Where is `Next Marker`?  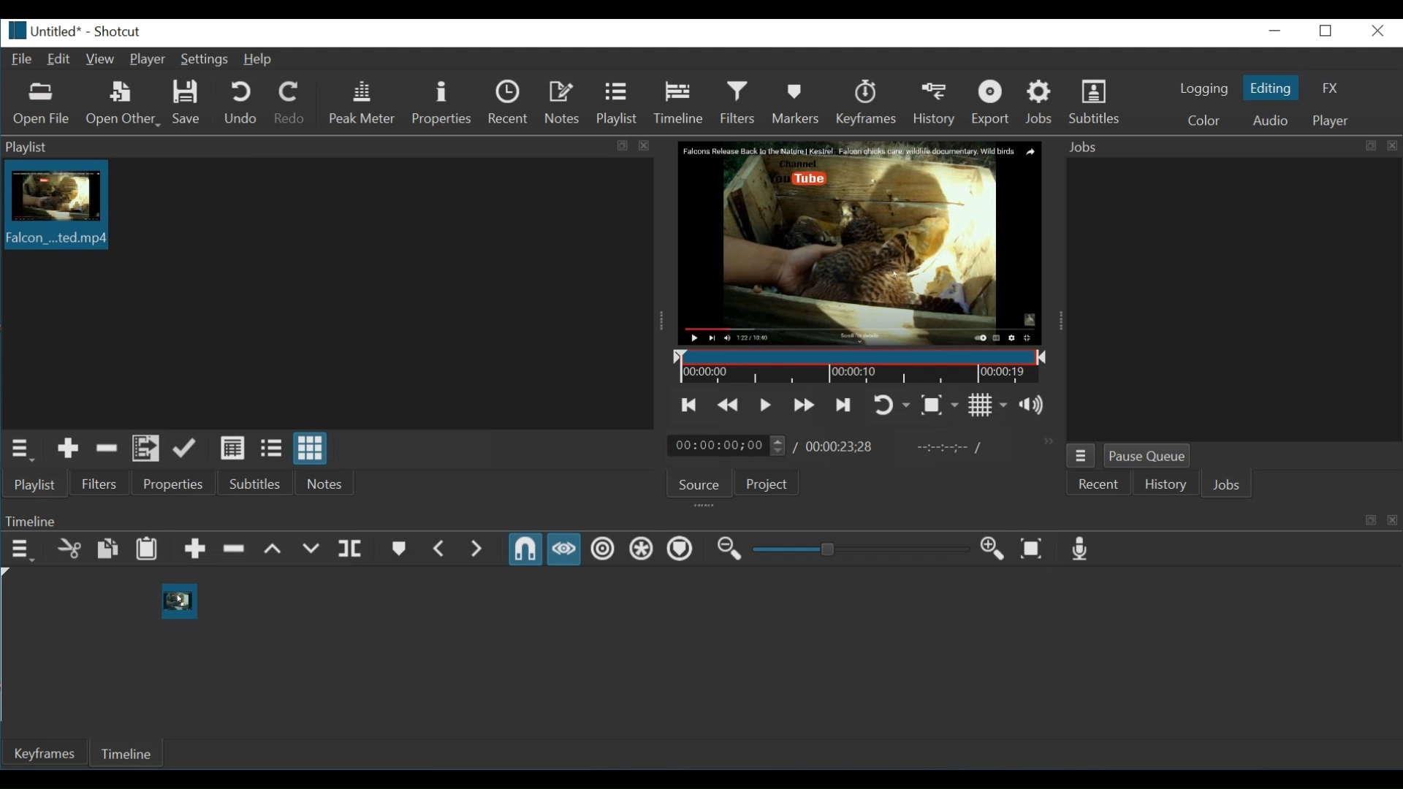
Next Marker is located at coordinates (479, 549).